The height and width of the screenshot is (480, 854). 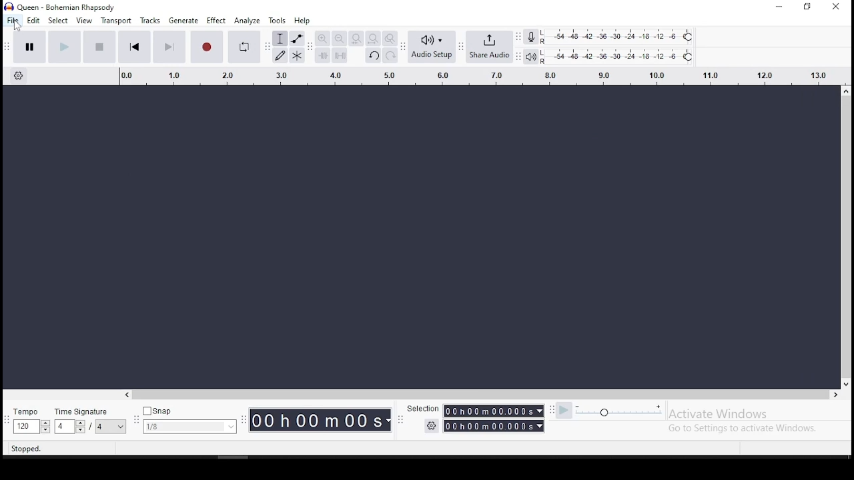 I want to click on silence selected audio, so click(x=340, y=56).